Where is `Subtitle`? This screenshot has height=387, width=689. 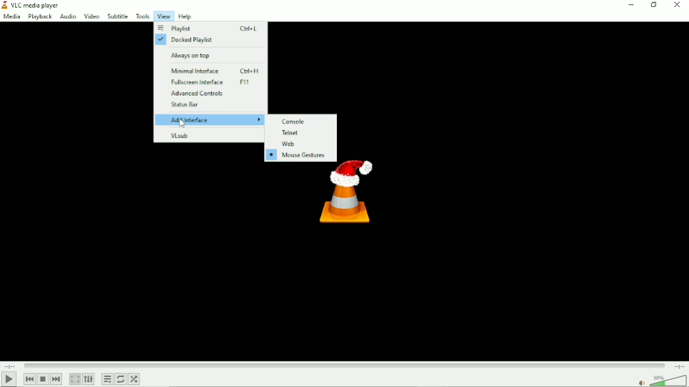
Subtitle is located at coordinates (117, 16).